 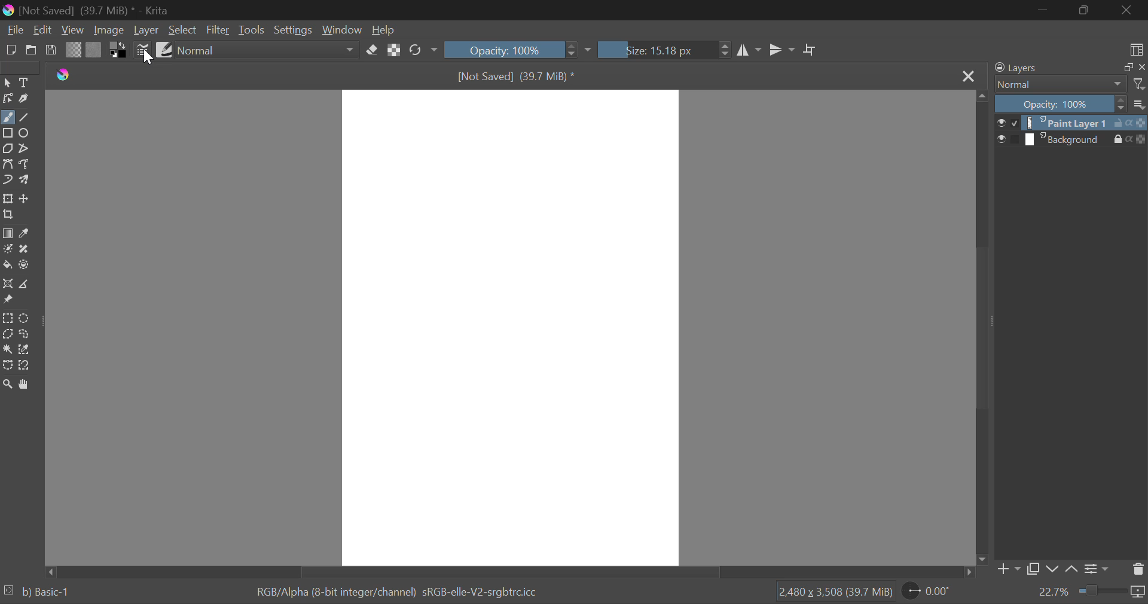 What do you see at coordinates (835, 594) in the screenshot?
I see `2,480 x 3,508 (39.7 MB)` at bounding box center [835, 594].